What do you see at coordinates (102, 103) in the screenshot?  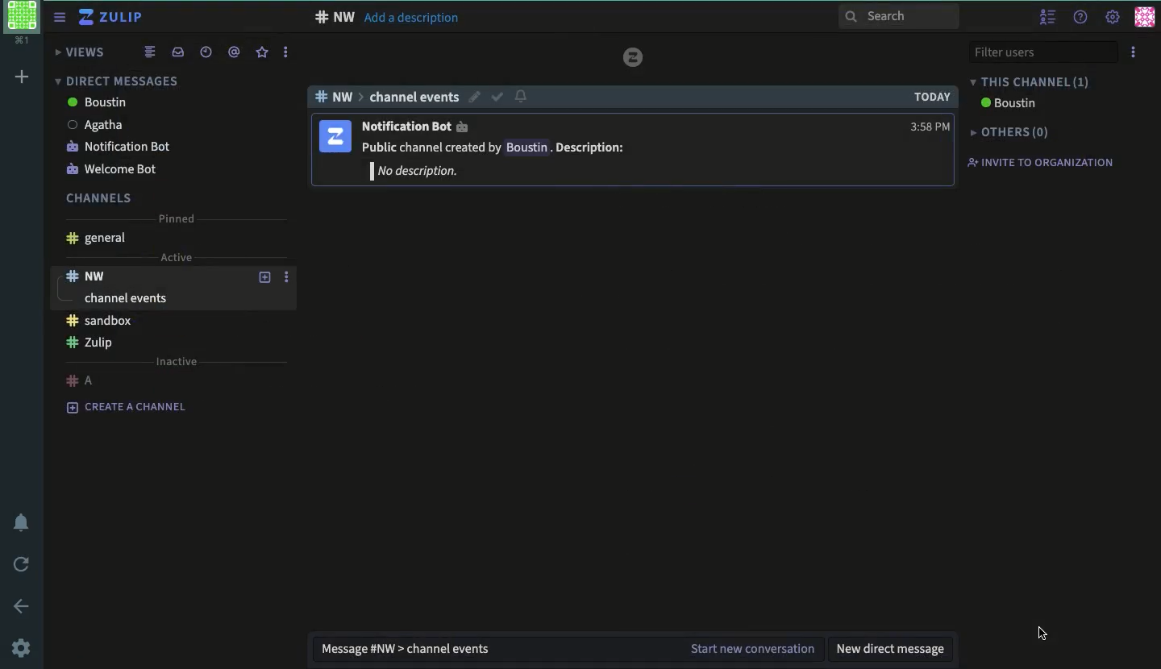 I see `boustin` at bounding box center [102, 103].